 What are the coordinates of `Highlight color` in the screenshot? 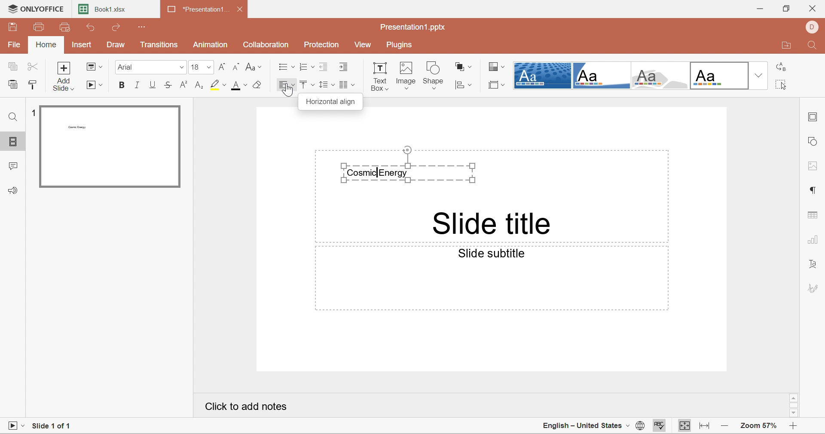 It's located at (218, 85).